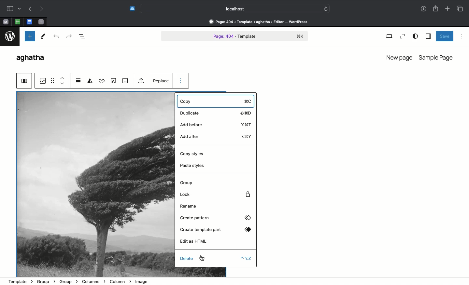 This screenshot has height=285, width=469. I want to click on Image, so click(42, 81).